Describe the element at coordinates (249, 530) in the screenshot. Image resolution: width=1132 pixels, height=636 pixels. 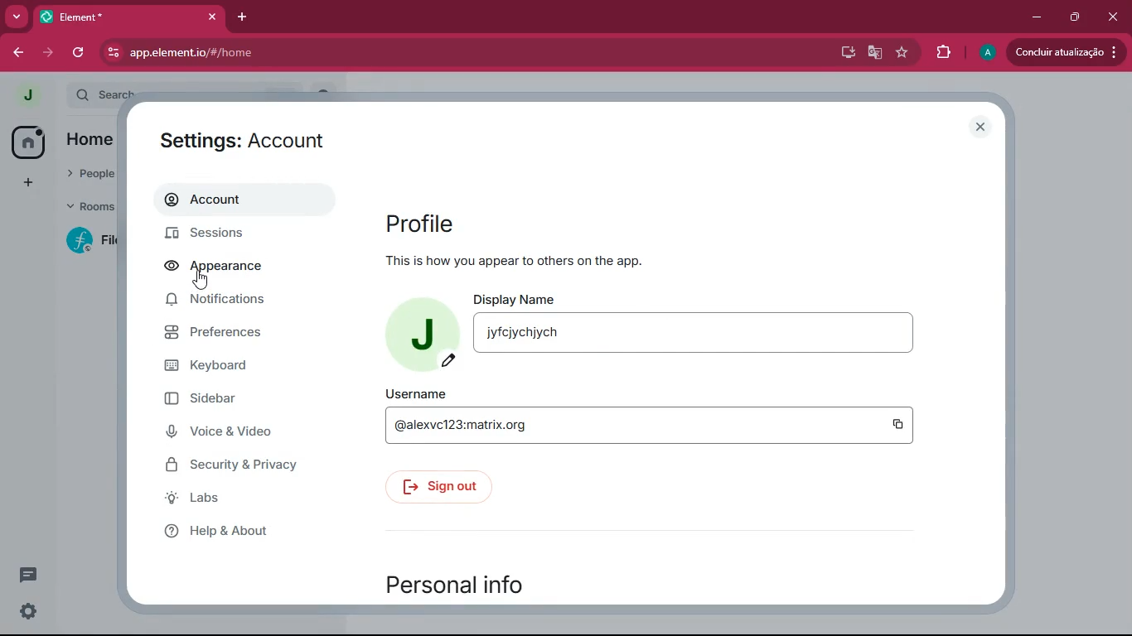
I see `help` at that location.